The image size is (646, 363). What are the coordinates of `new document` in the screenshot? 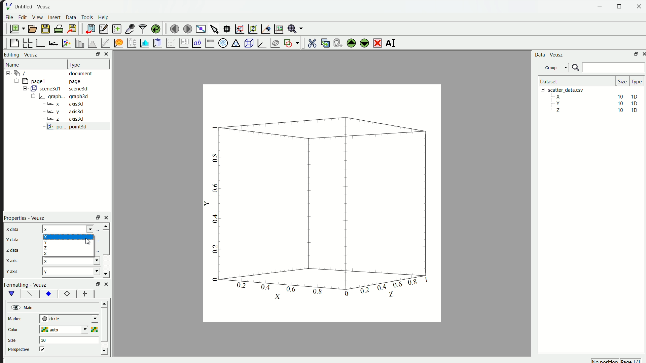 It's located at (15, 28).